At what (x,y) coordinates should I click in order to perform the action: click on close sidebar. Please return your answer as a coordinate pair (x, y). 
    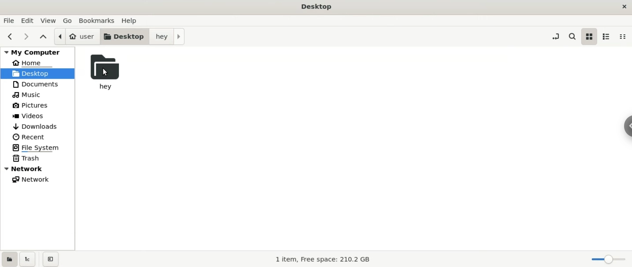
    Looking at the image, I should click on (50, 258).